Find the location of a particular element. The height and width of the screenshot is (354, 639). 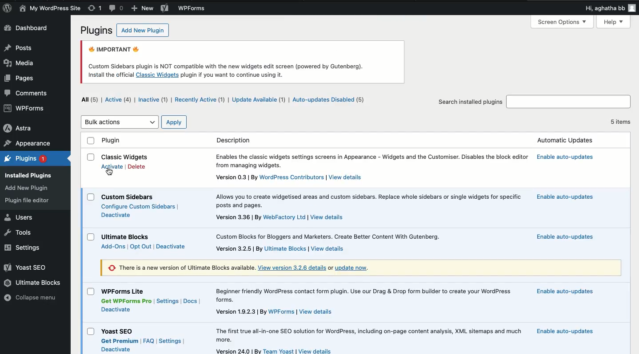

 is located at coordinates (130, 291).